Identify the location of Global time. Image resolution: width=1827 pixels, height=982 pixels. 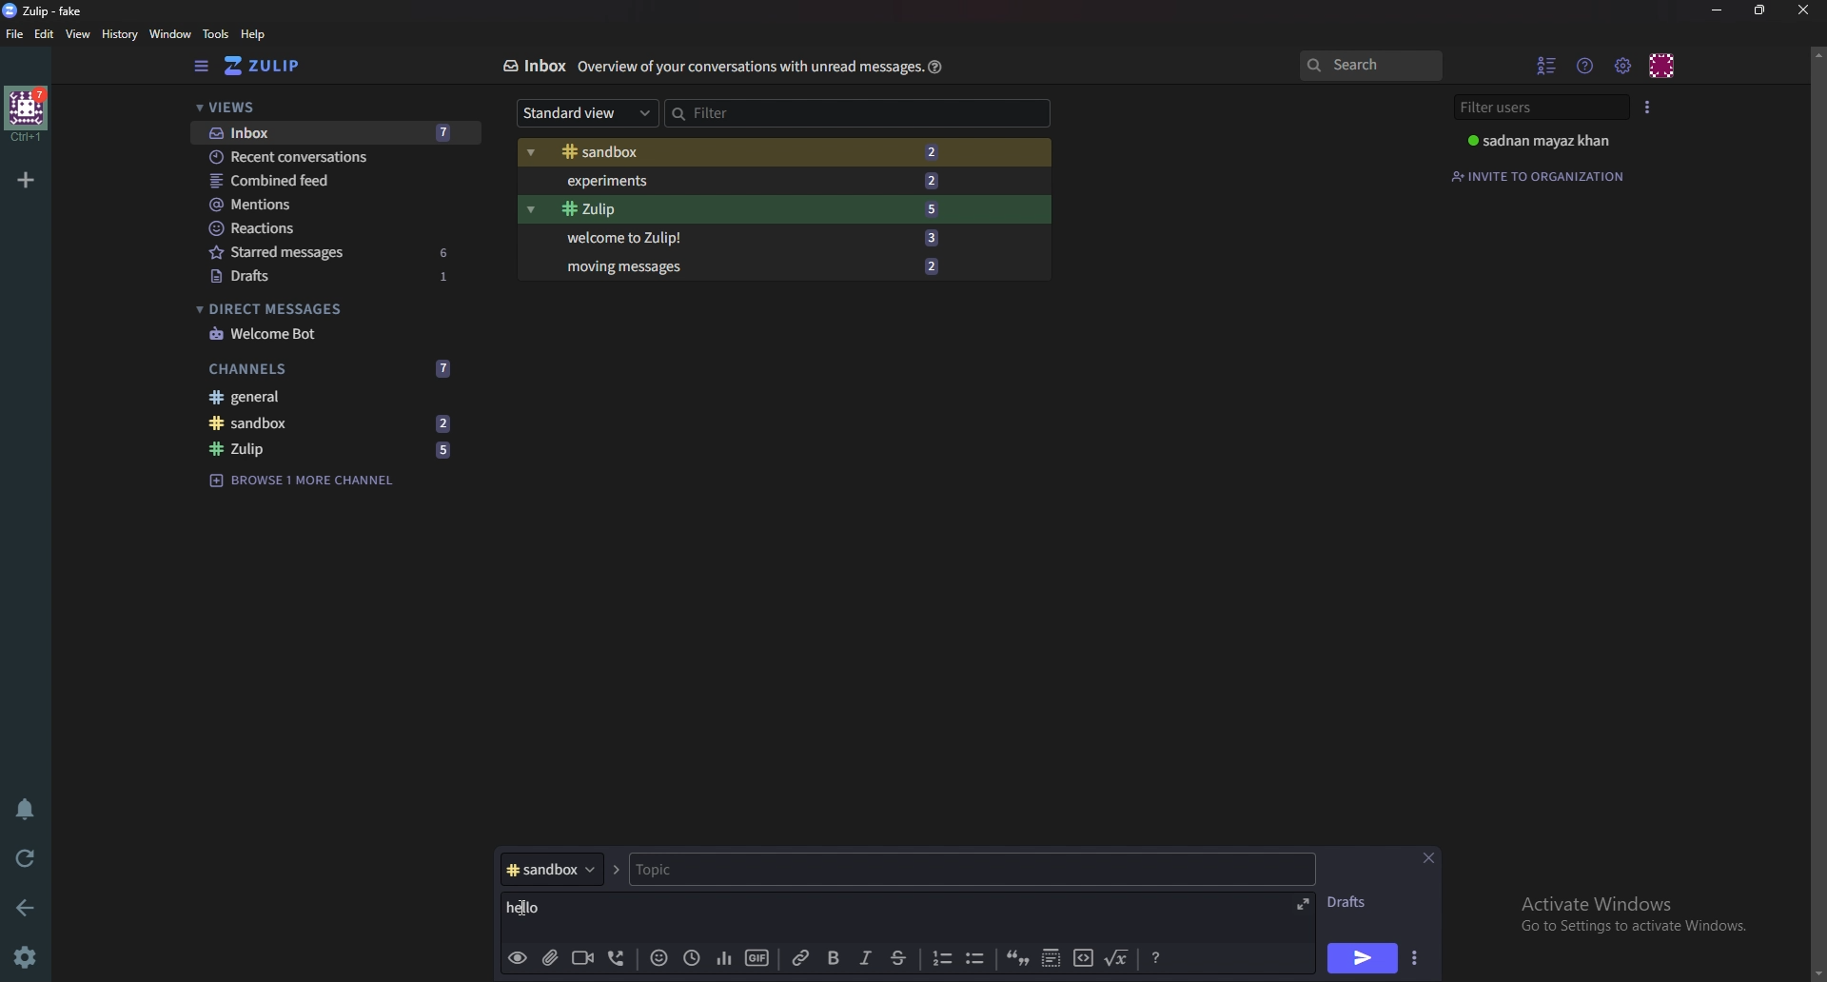
(692, 956).